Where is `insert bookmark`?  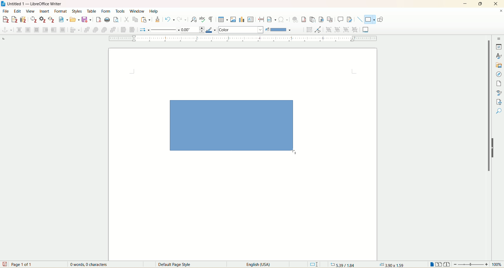
insert bookmark is located at coordinates (322, 20).